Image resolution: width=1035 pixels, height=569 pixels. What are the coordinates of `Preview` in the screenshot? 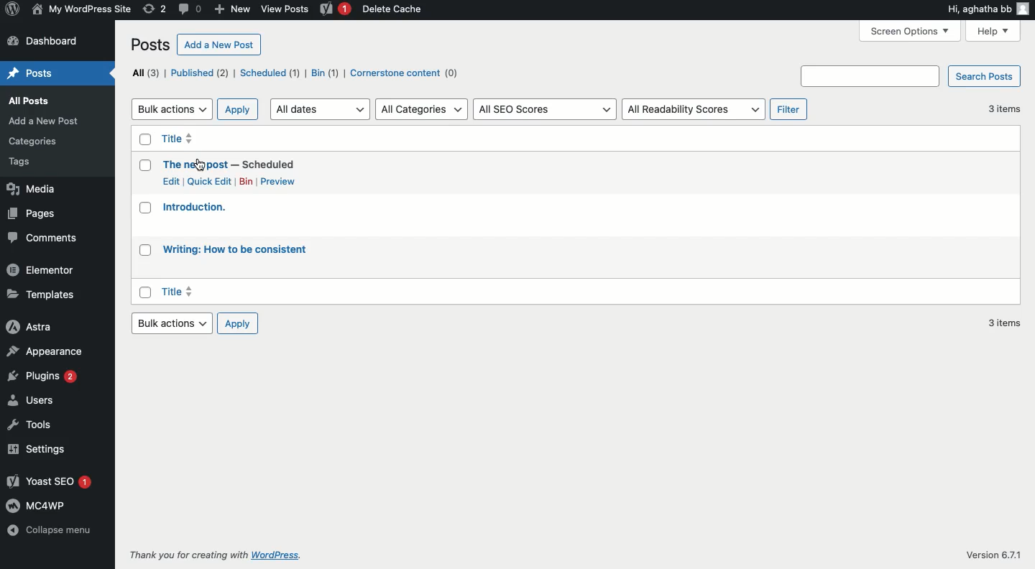 It's located at (285, 182).